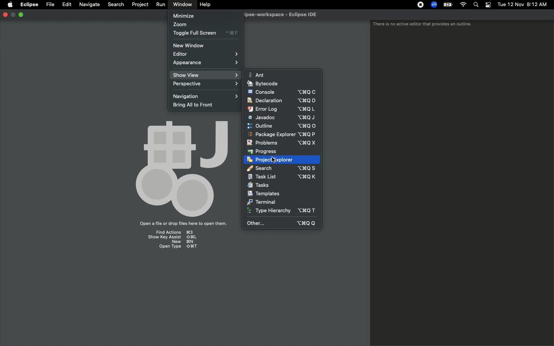 The width and height of the screenshot is (554, 346). What do you see at coordinates (280, 168) in the screenshot?
I see `Search` at bounding box center [280, 168].